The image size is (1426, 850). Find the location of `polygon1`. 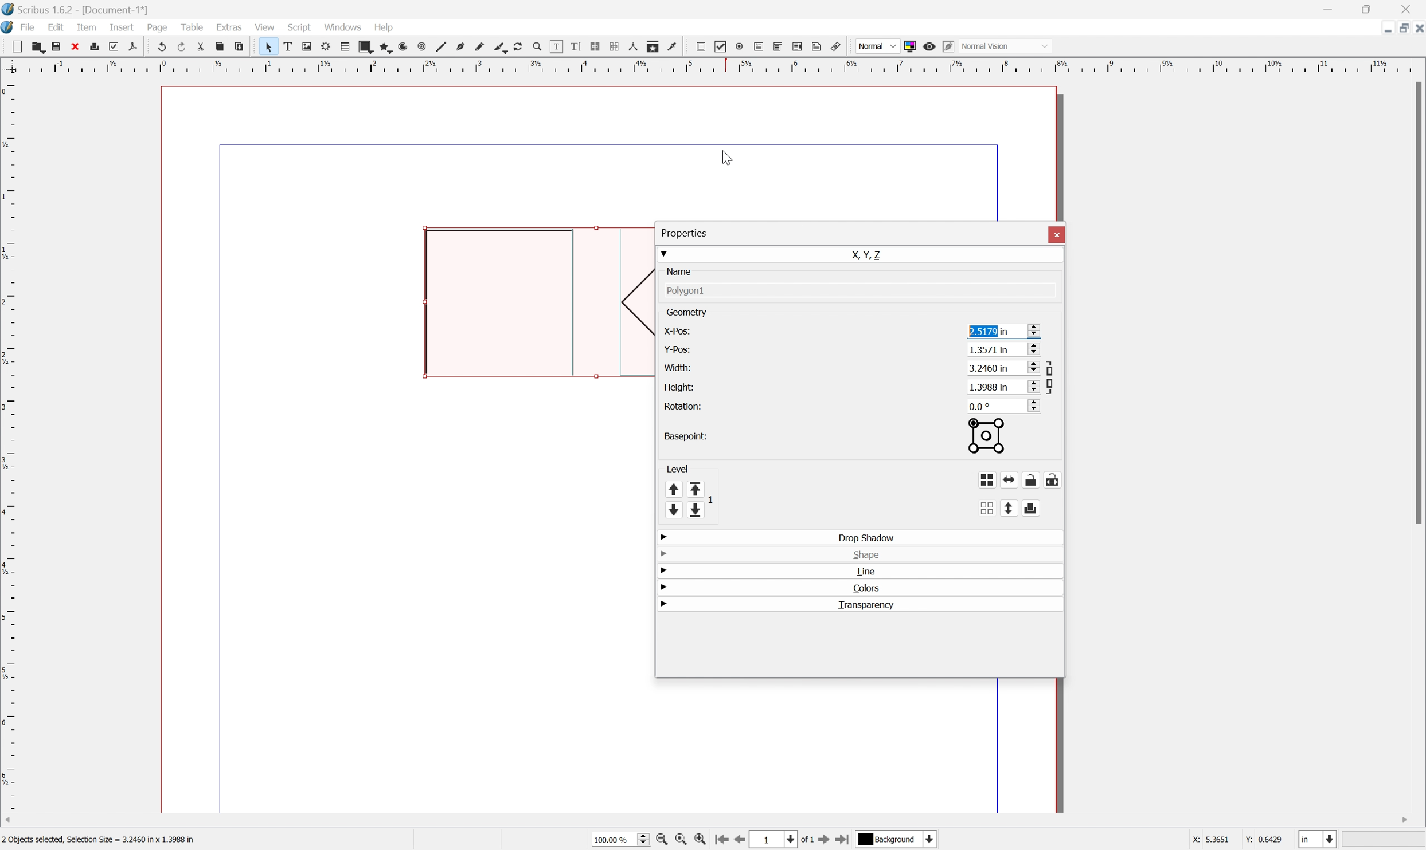

polygon1 is located at coordinates (687, 292).